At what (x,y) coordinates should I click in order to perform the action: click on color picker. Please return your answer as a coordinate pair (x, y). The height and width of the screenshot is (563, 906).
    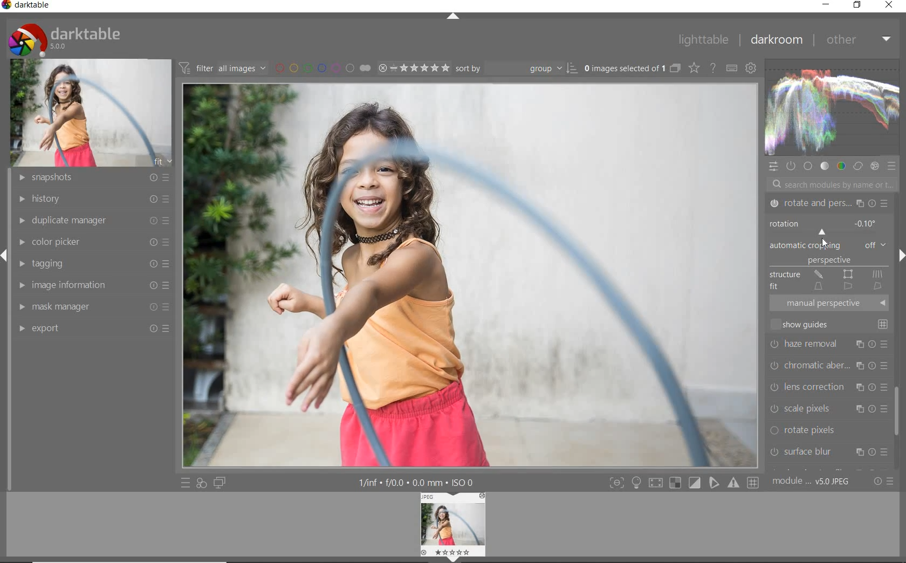
    Looking at the image, I should click on (92, 242).